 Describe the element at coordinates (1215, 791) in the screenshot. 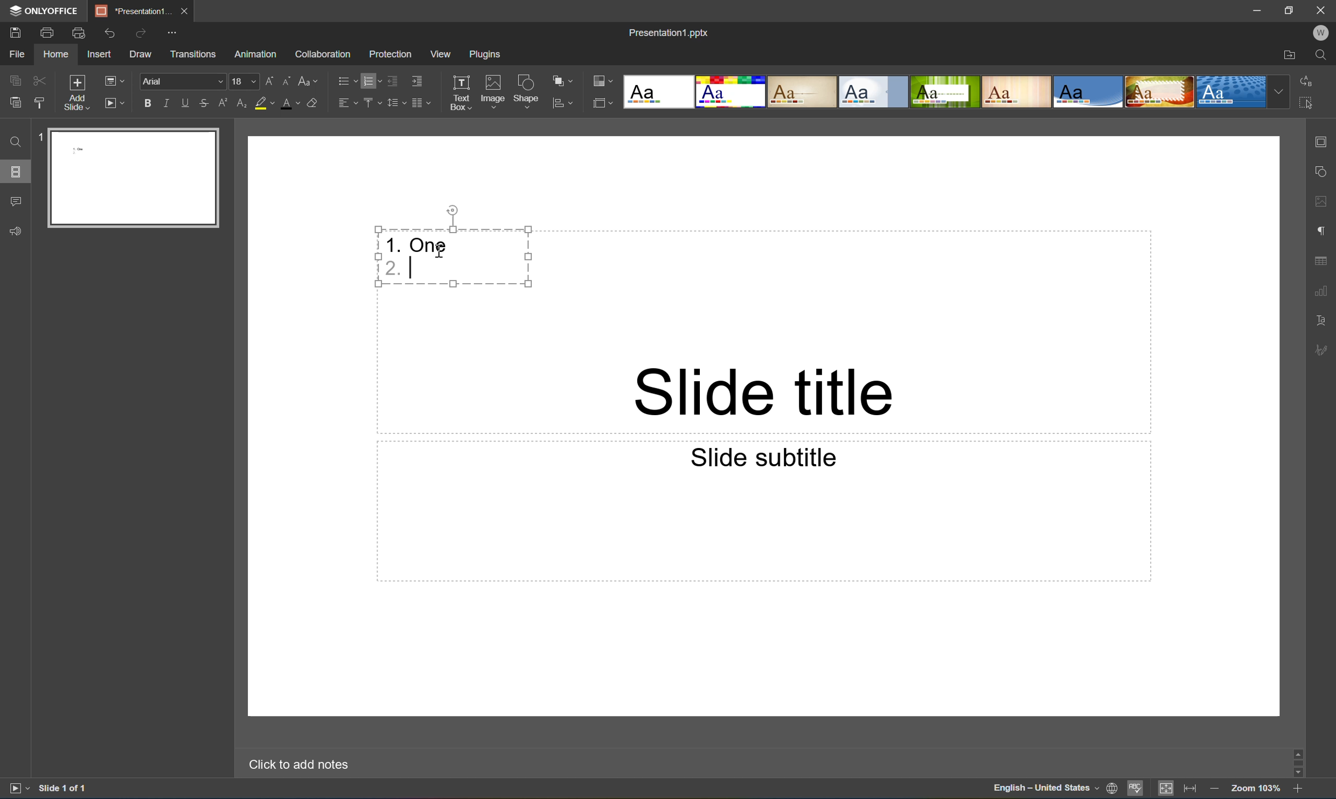

I see `Zoom out` at that location.